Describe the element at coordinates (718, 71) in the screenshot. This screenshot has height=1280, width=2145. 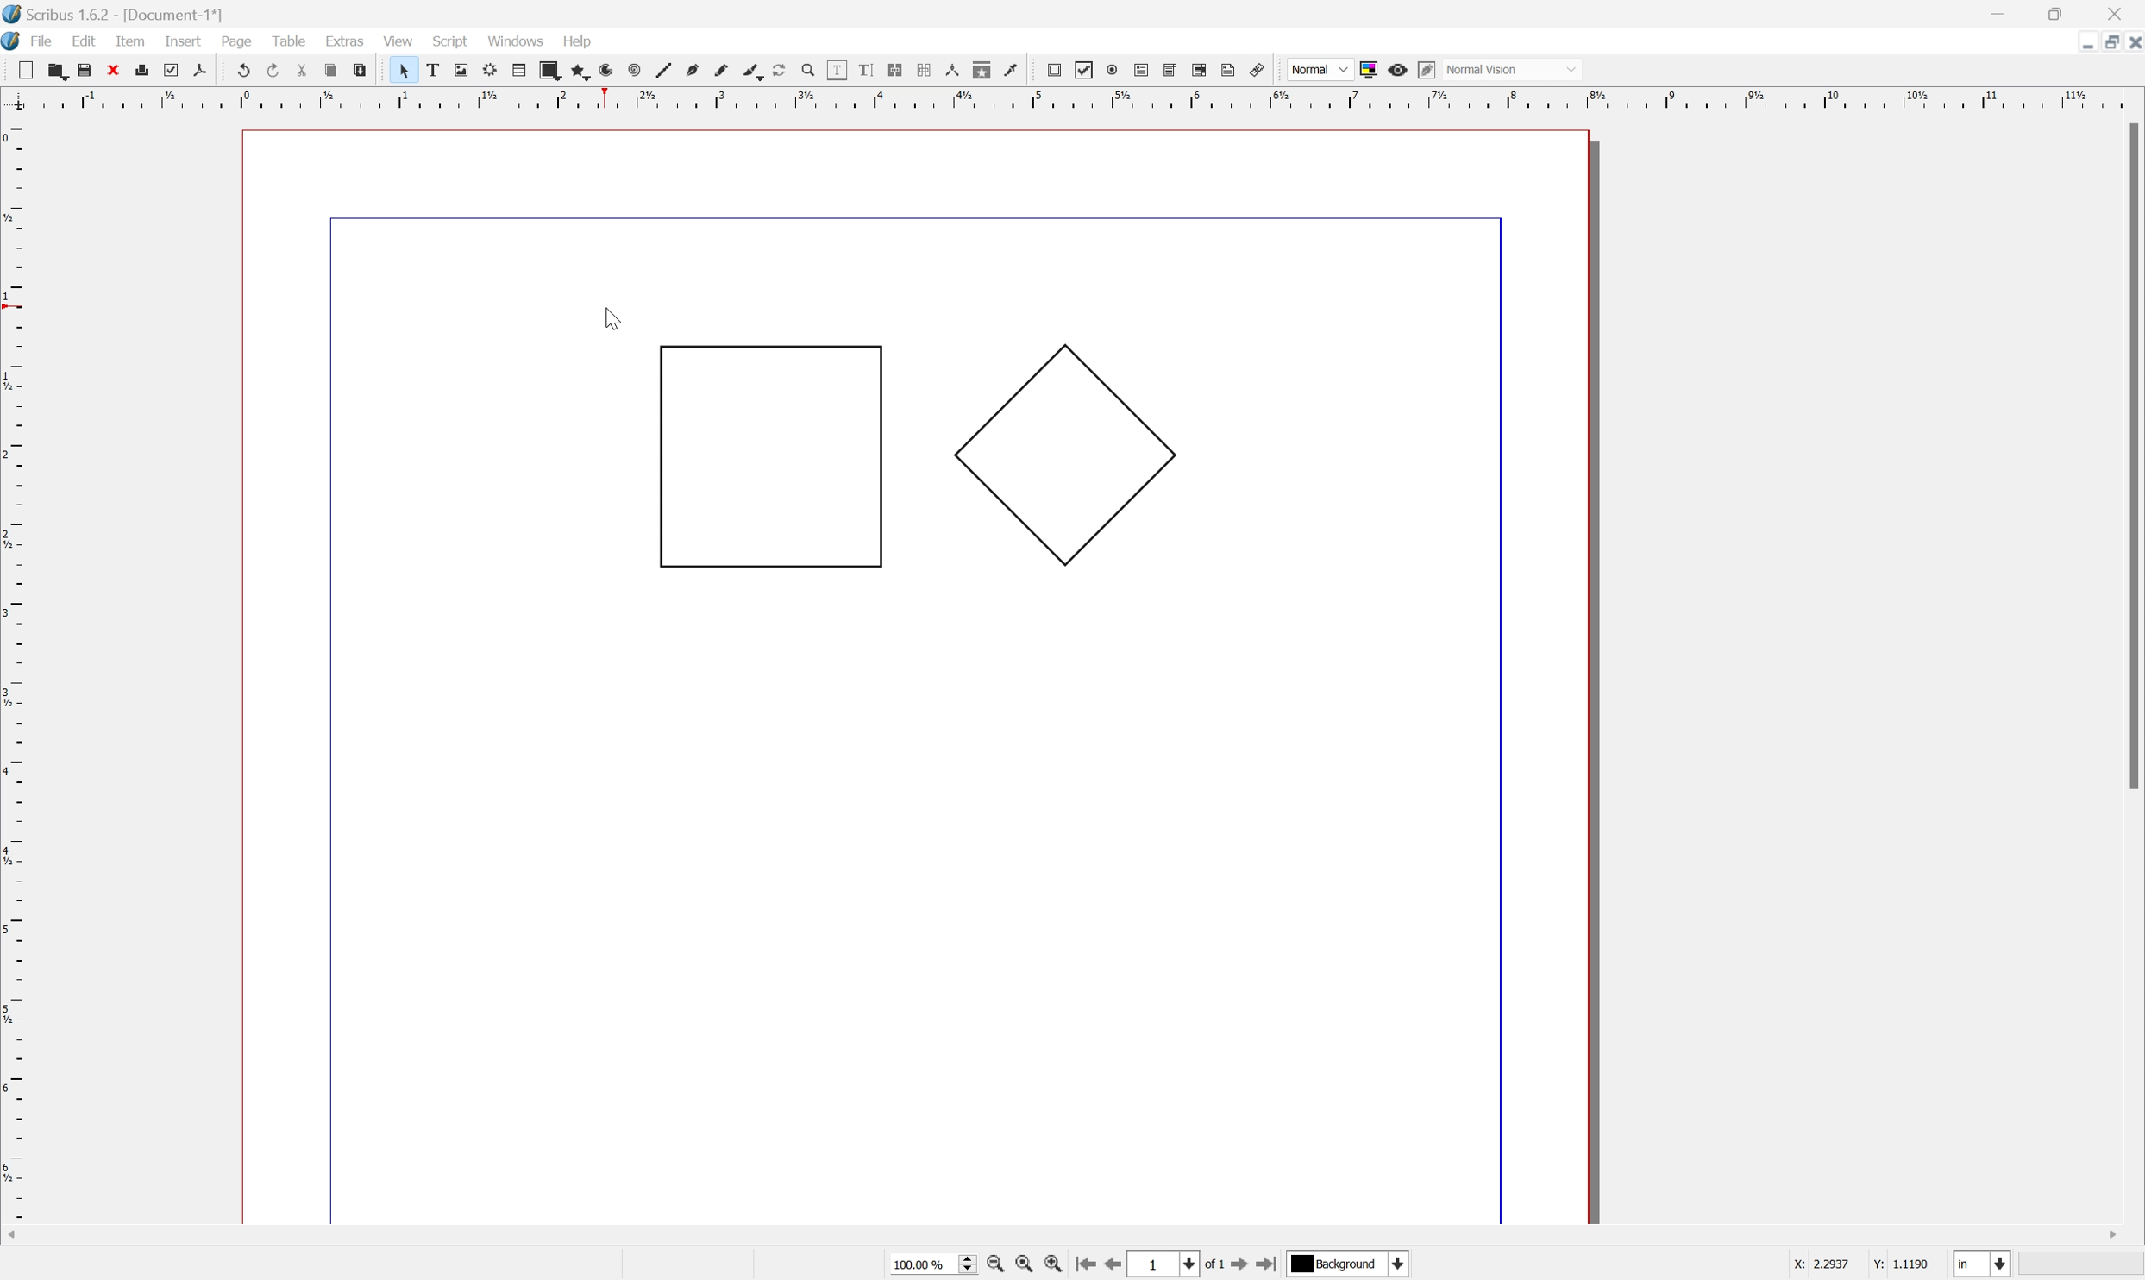
I see `freehand line` at that location.